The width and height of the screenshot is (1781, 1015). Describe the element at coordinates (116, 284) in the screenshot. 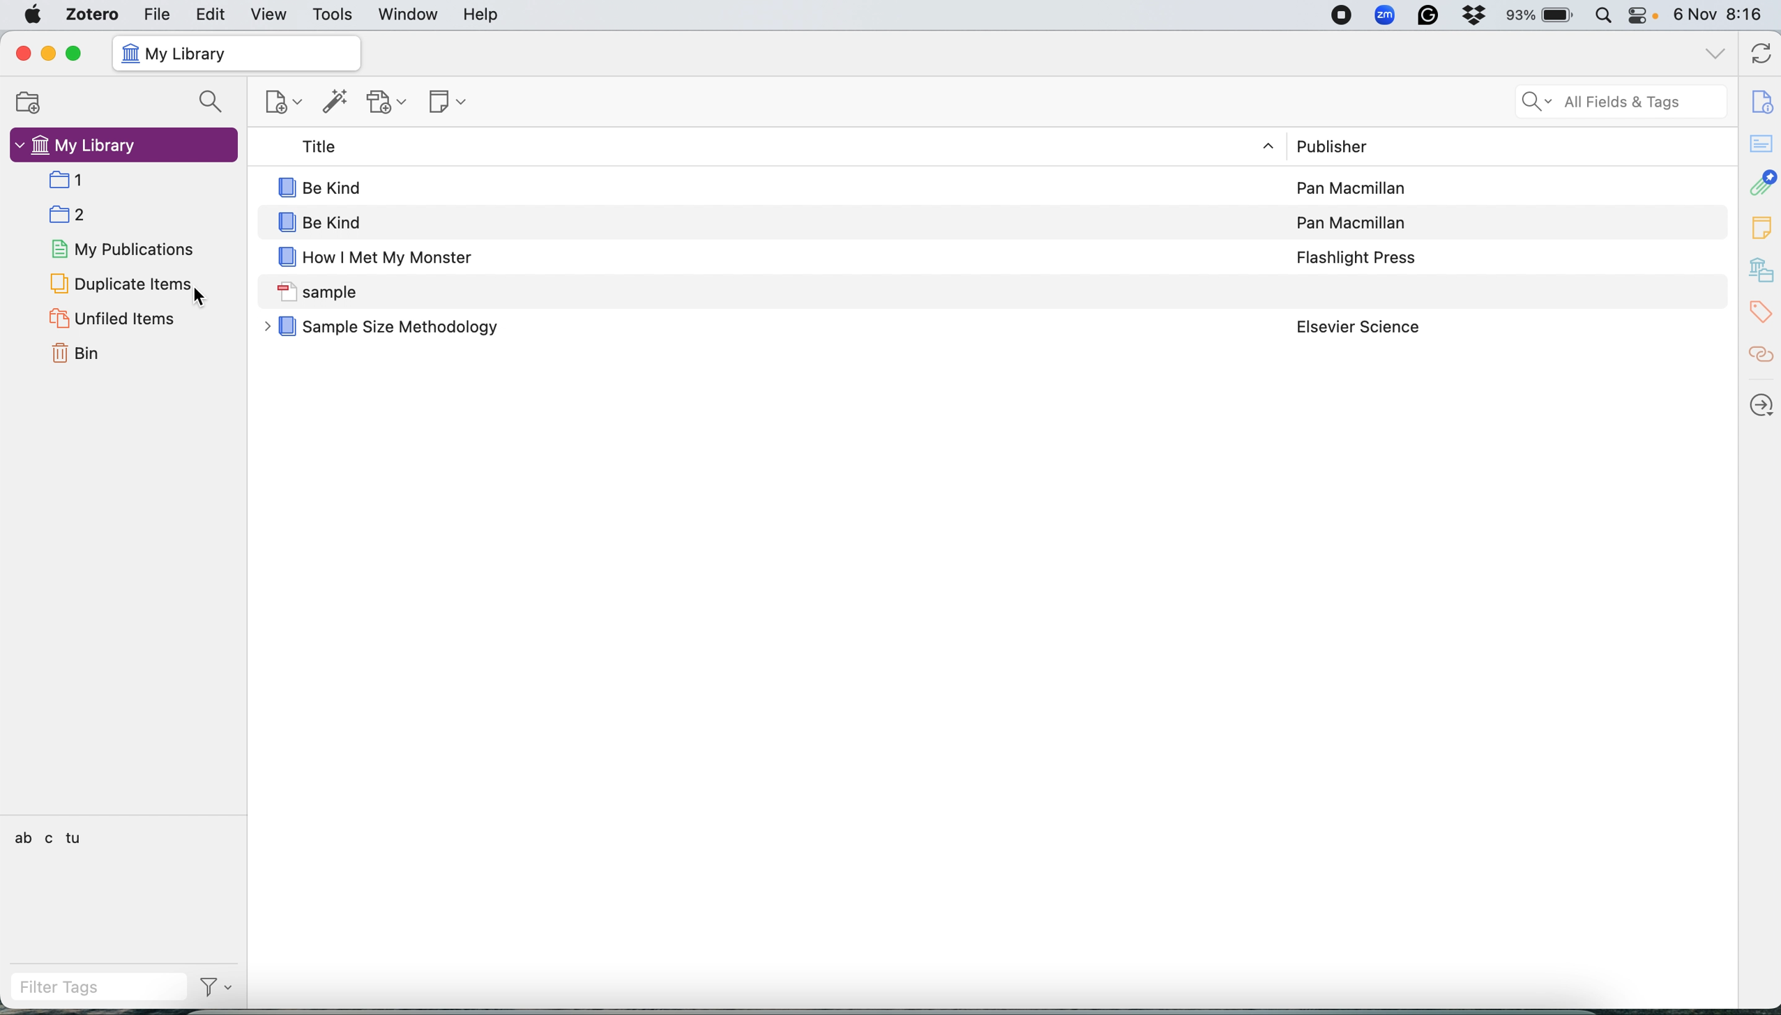

I see `duplicate items` at that location.